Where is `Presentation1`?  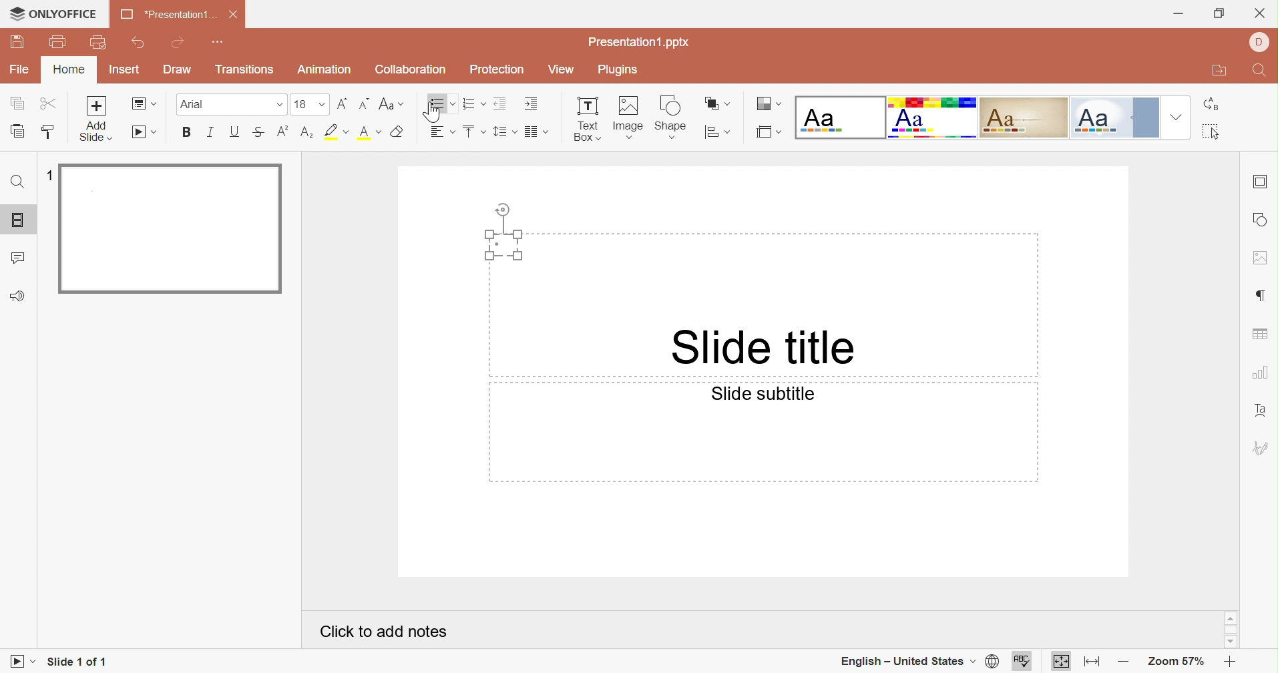
Presentation1 is located at coordinates (164, 16).